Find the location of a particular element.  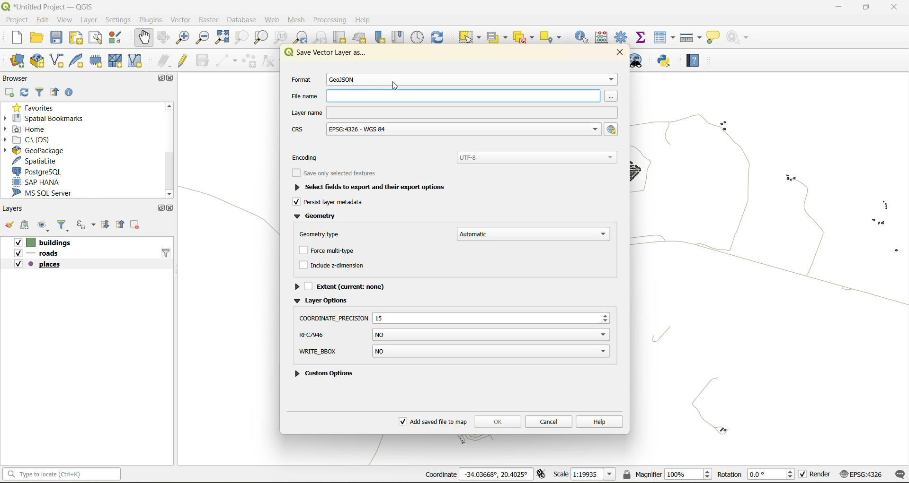

open datasource manager is located at coordinates (15, 60).